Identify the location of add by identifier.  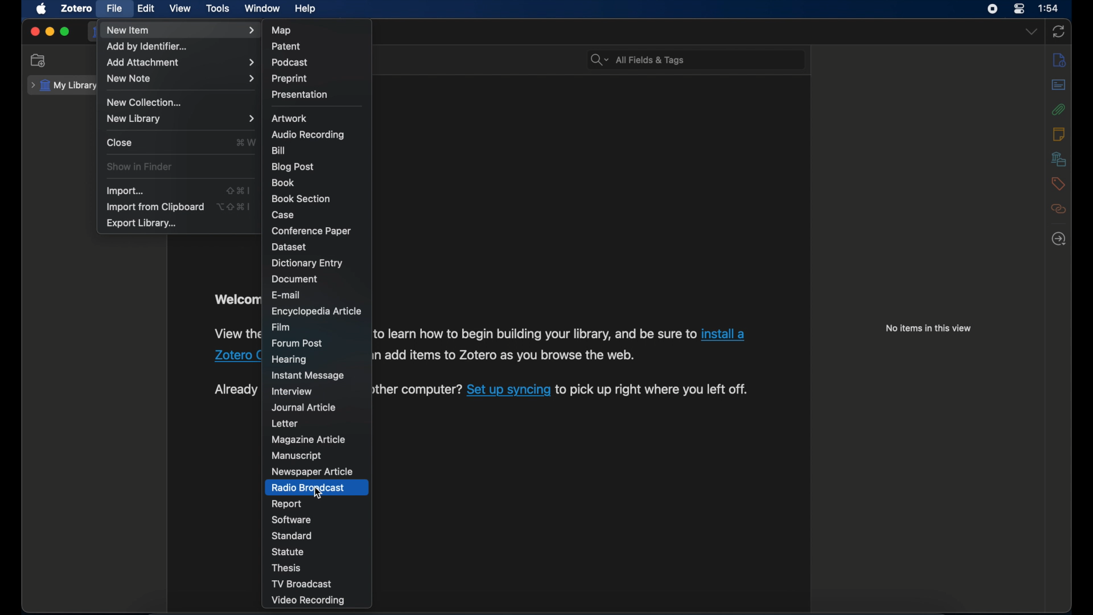
(147, 47).